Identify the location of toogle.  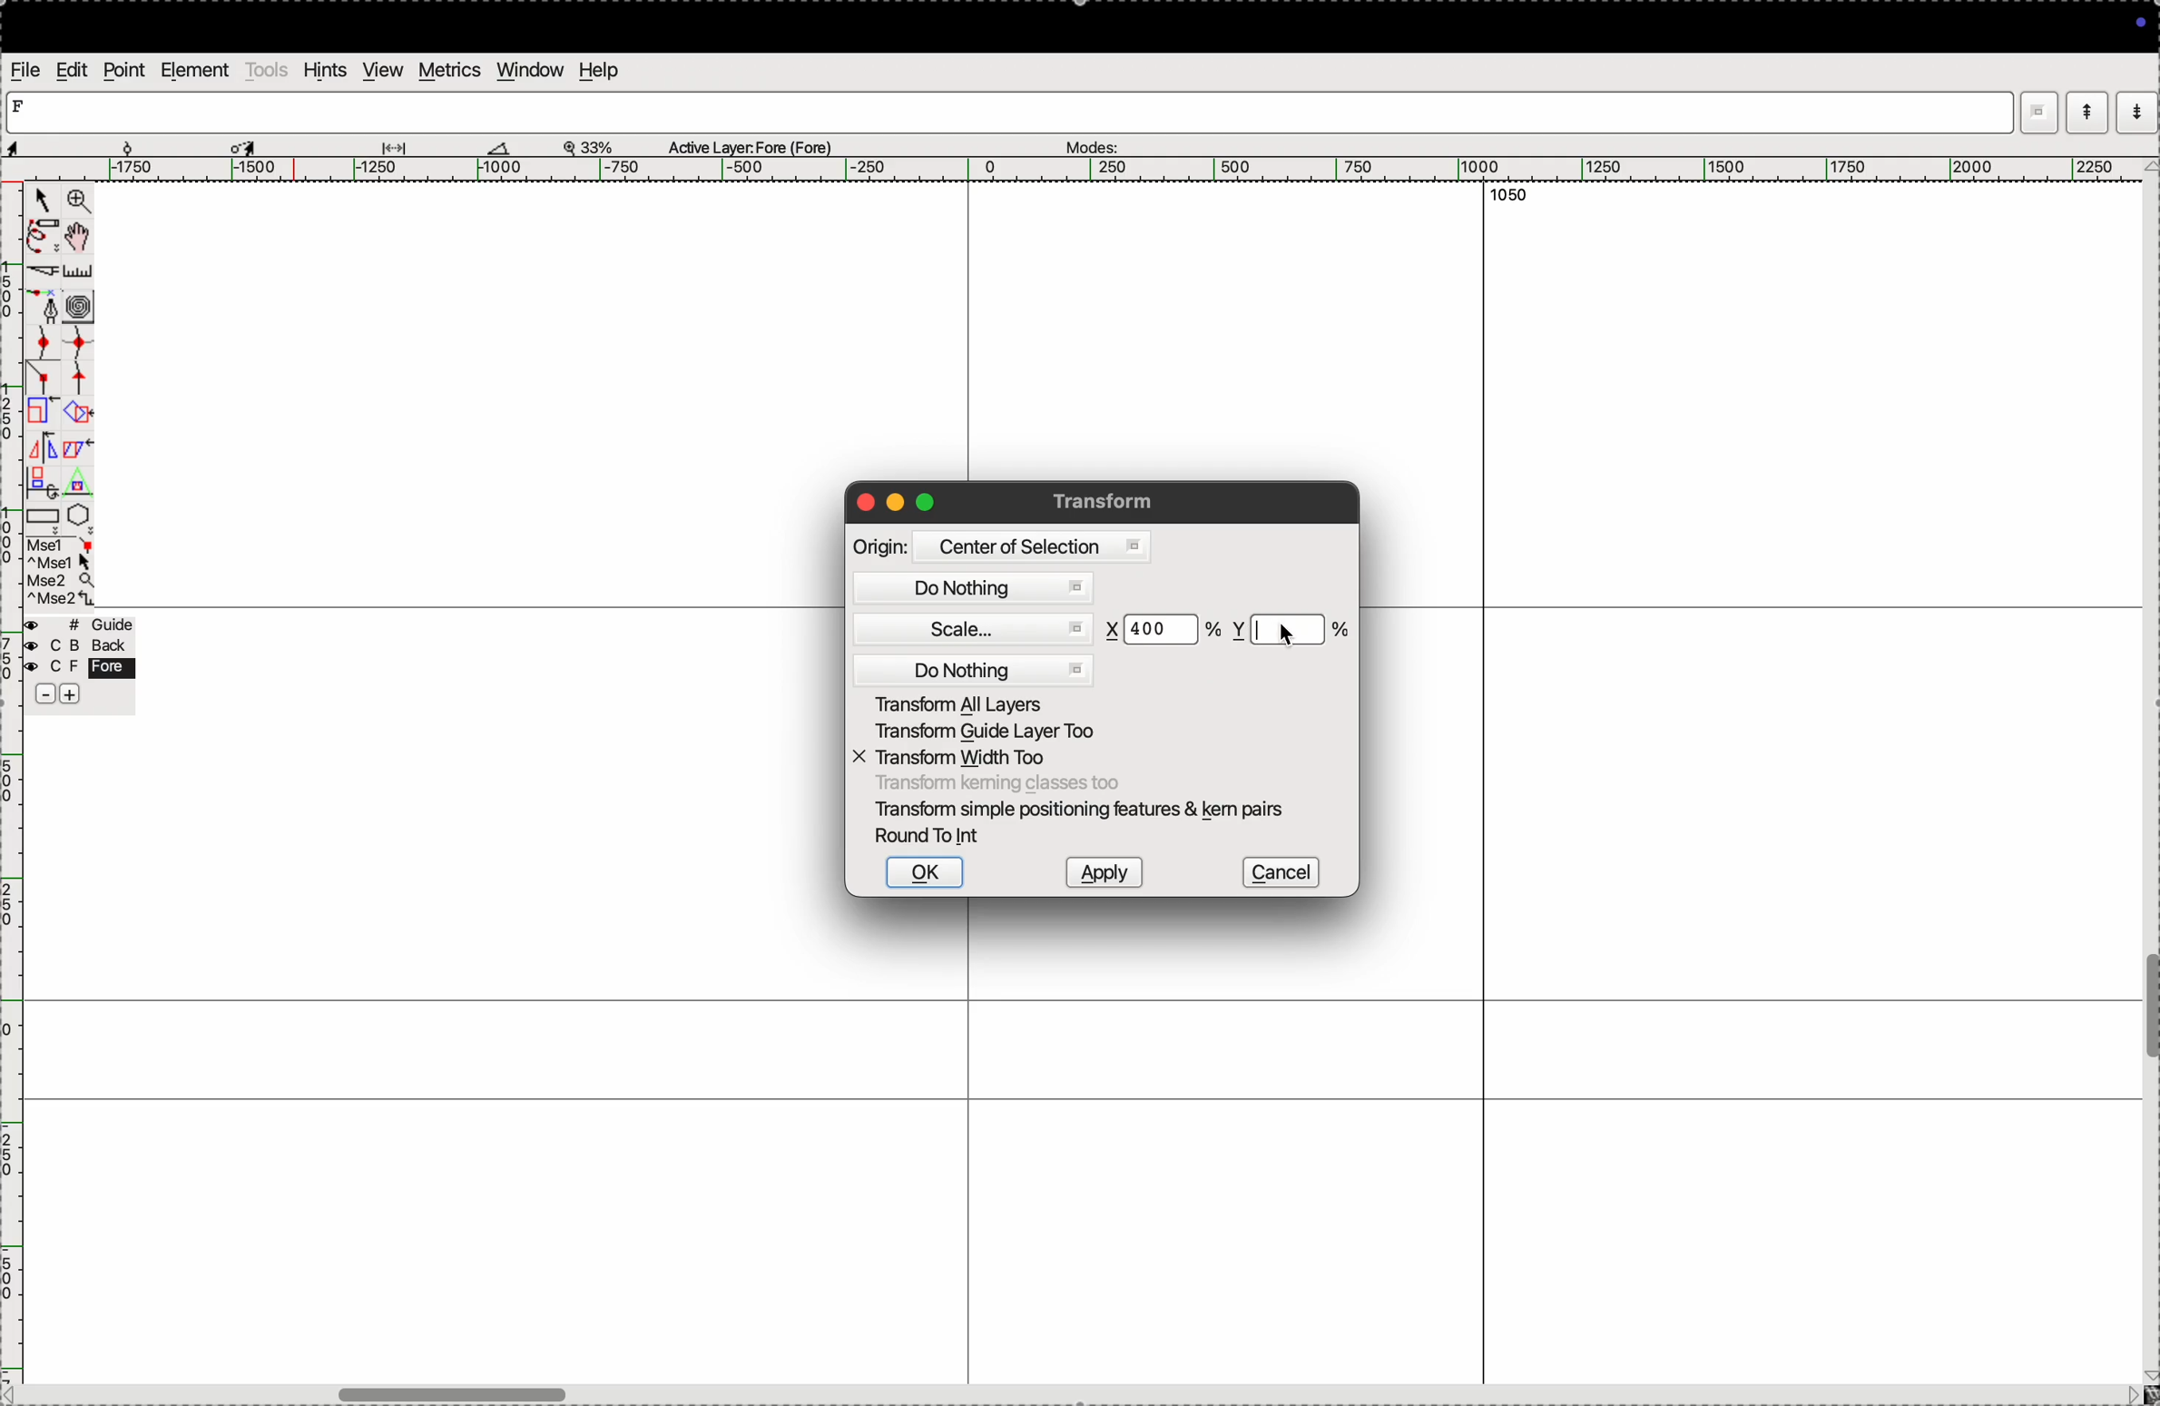
(2150, 1012).